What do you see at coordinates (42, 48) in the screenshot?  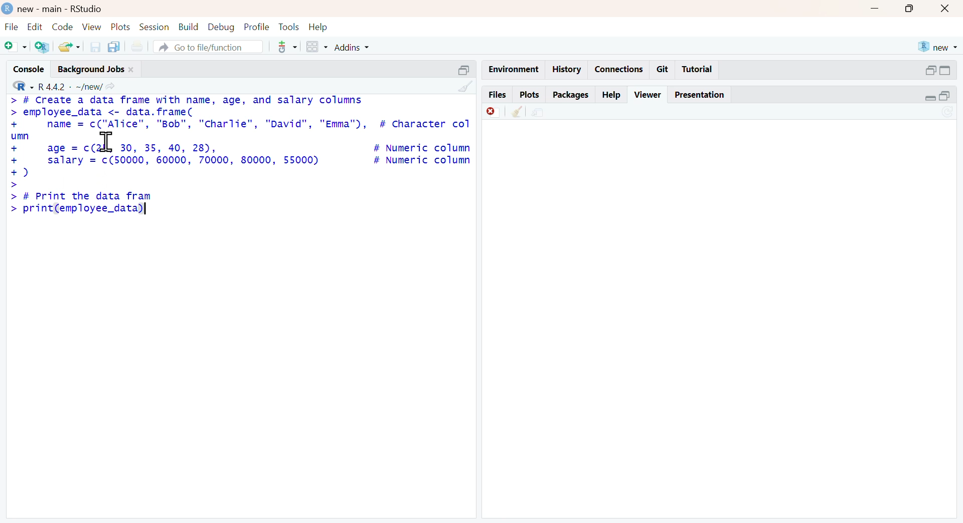 I see `Create new Project` at bounding box center [42, 48].